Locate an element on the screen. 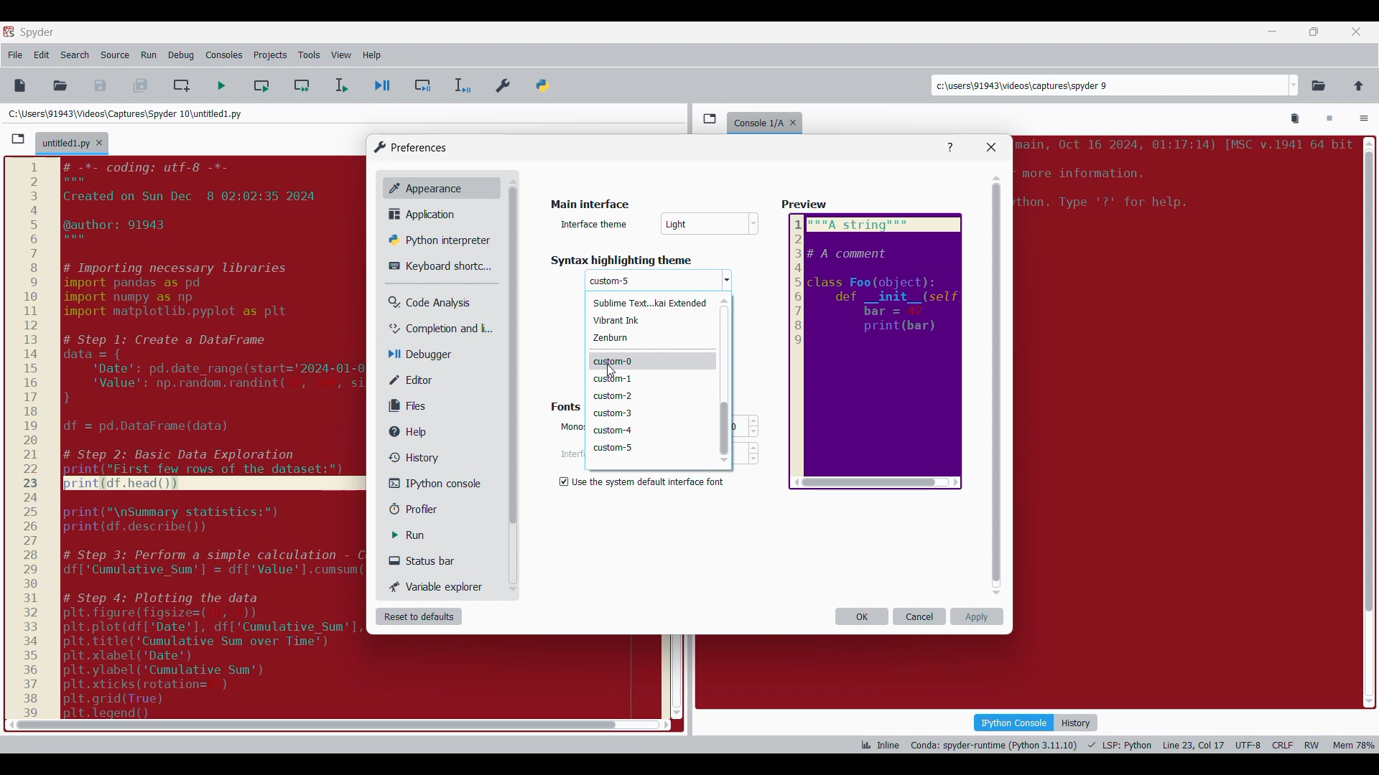 This screenshot has width=1379, height=775. Close tab is located at coordinates (797, 120).